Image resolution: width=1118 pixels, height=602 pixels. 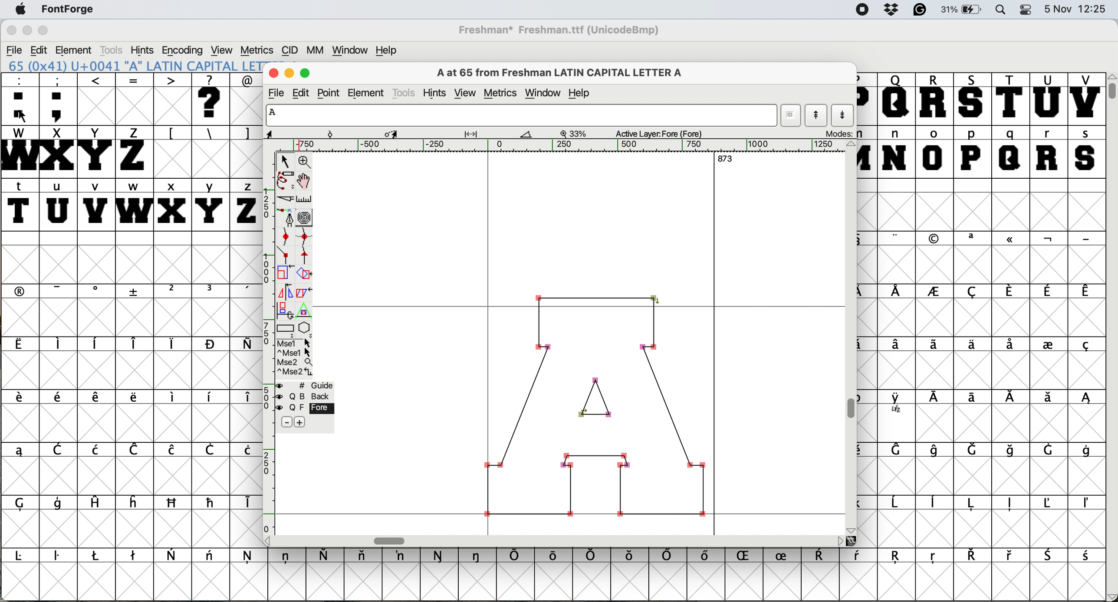 I want to click on o, so click(x=934, y=151).